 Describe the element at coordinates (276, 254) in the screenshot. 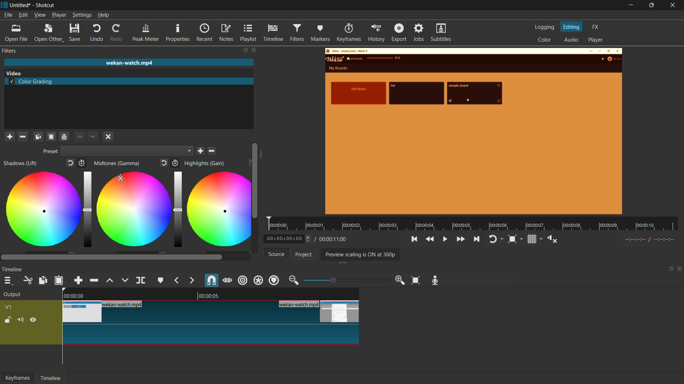

I see `source` at that location.